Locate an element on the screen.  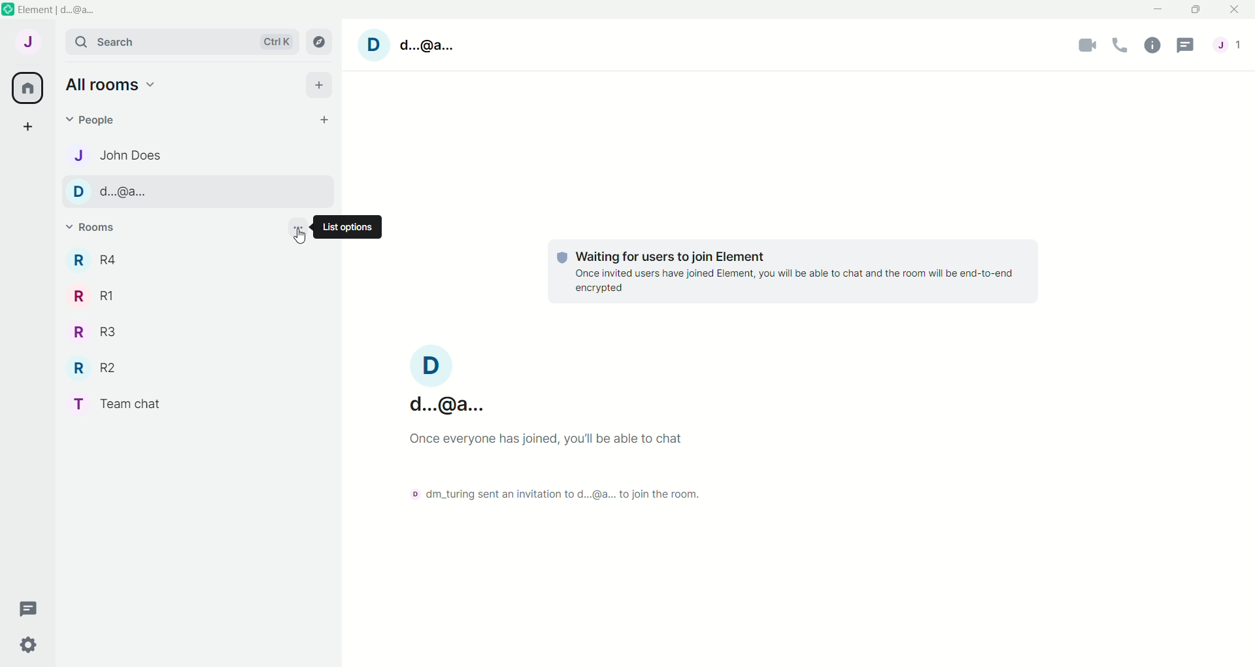
J John Does is located at coordinates (118, 156).